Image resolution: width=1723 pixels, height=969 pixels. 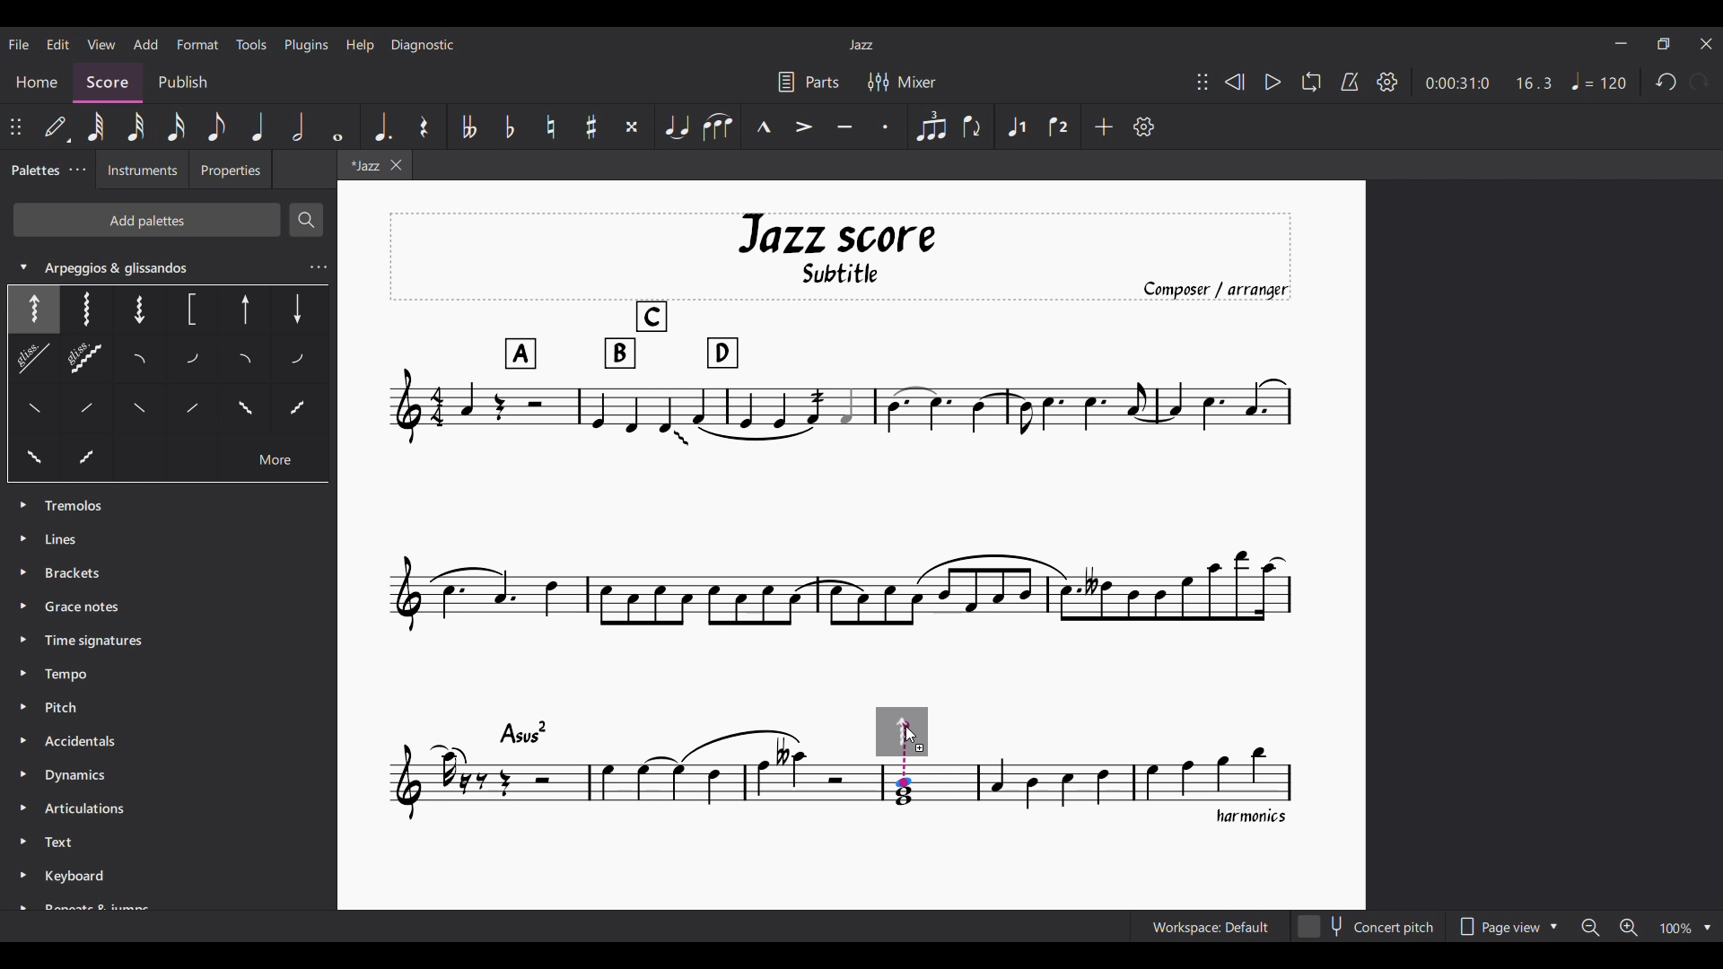 What do you see at coordinates (242, 311) in the screenshot?
I see `` at bounding box center [242, 311].